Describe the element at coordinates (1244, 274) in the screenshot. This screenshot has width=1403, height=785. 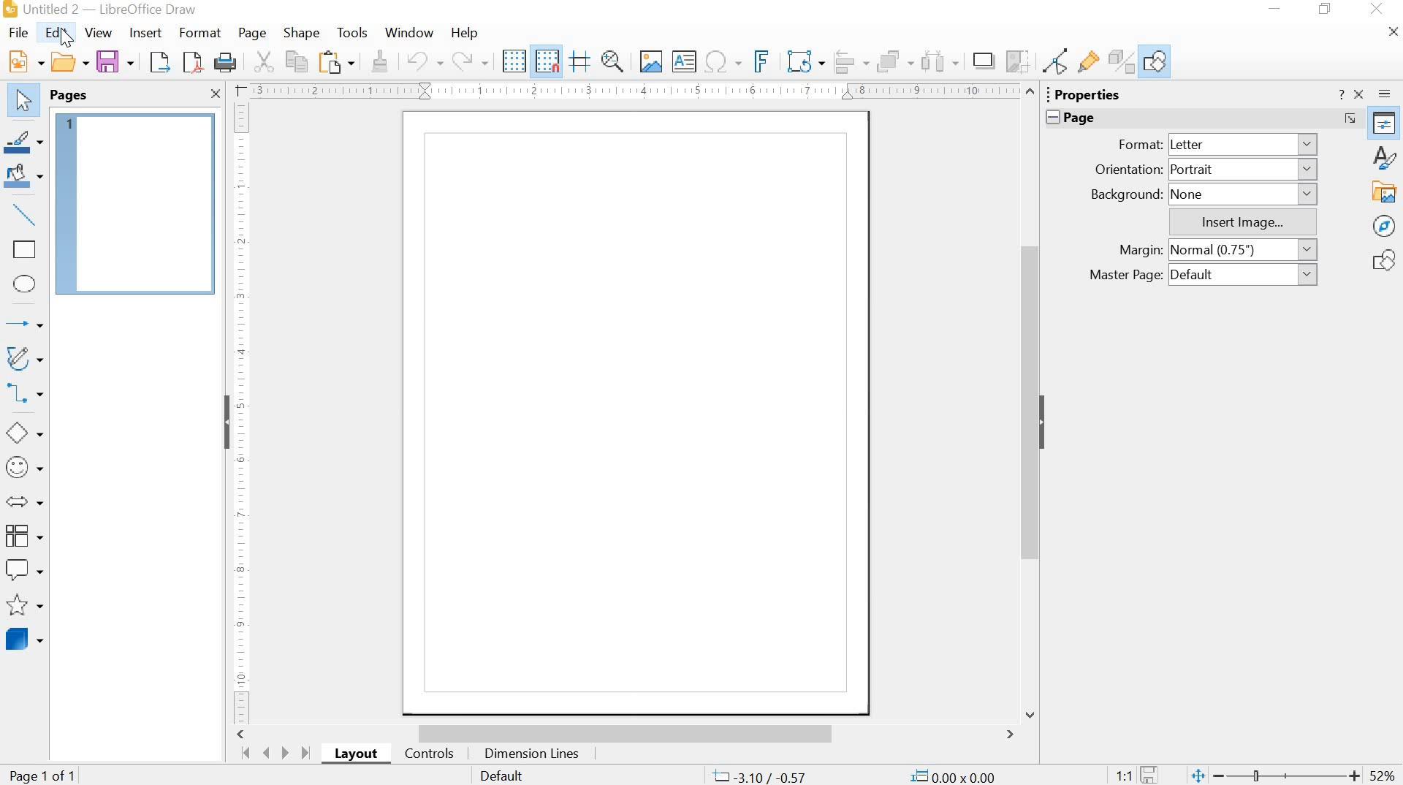
I see `Default` at that location.